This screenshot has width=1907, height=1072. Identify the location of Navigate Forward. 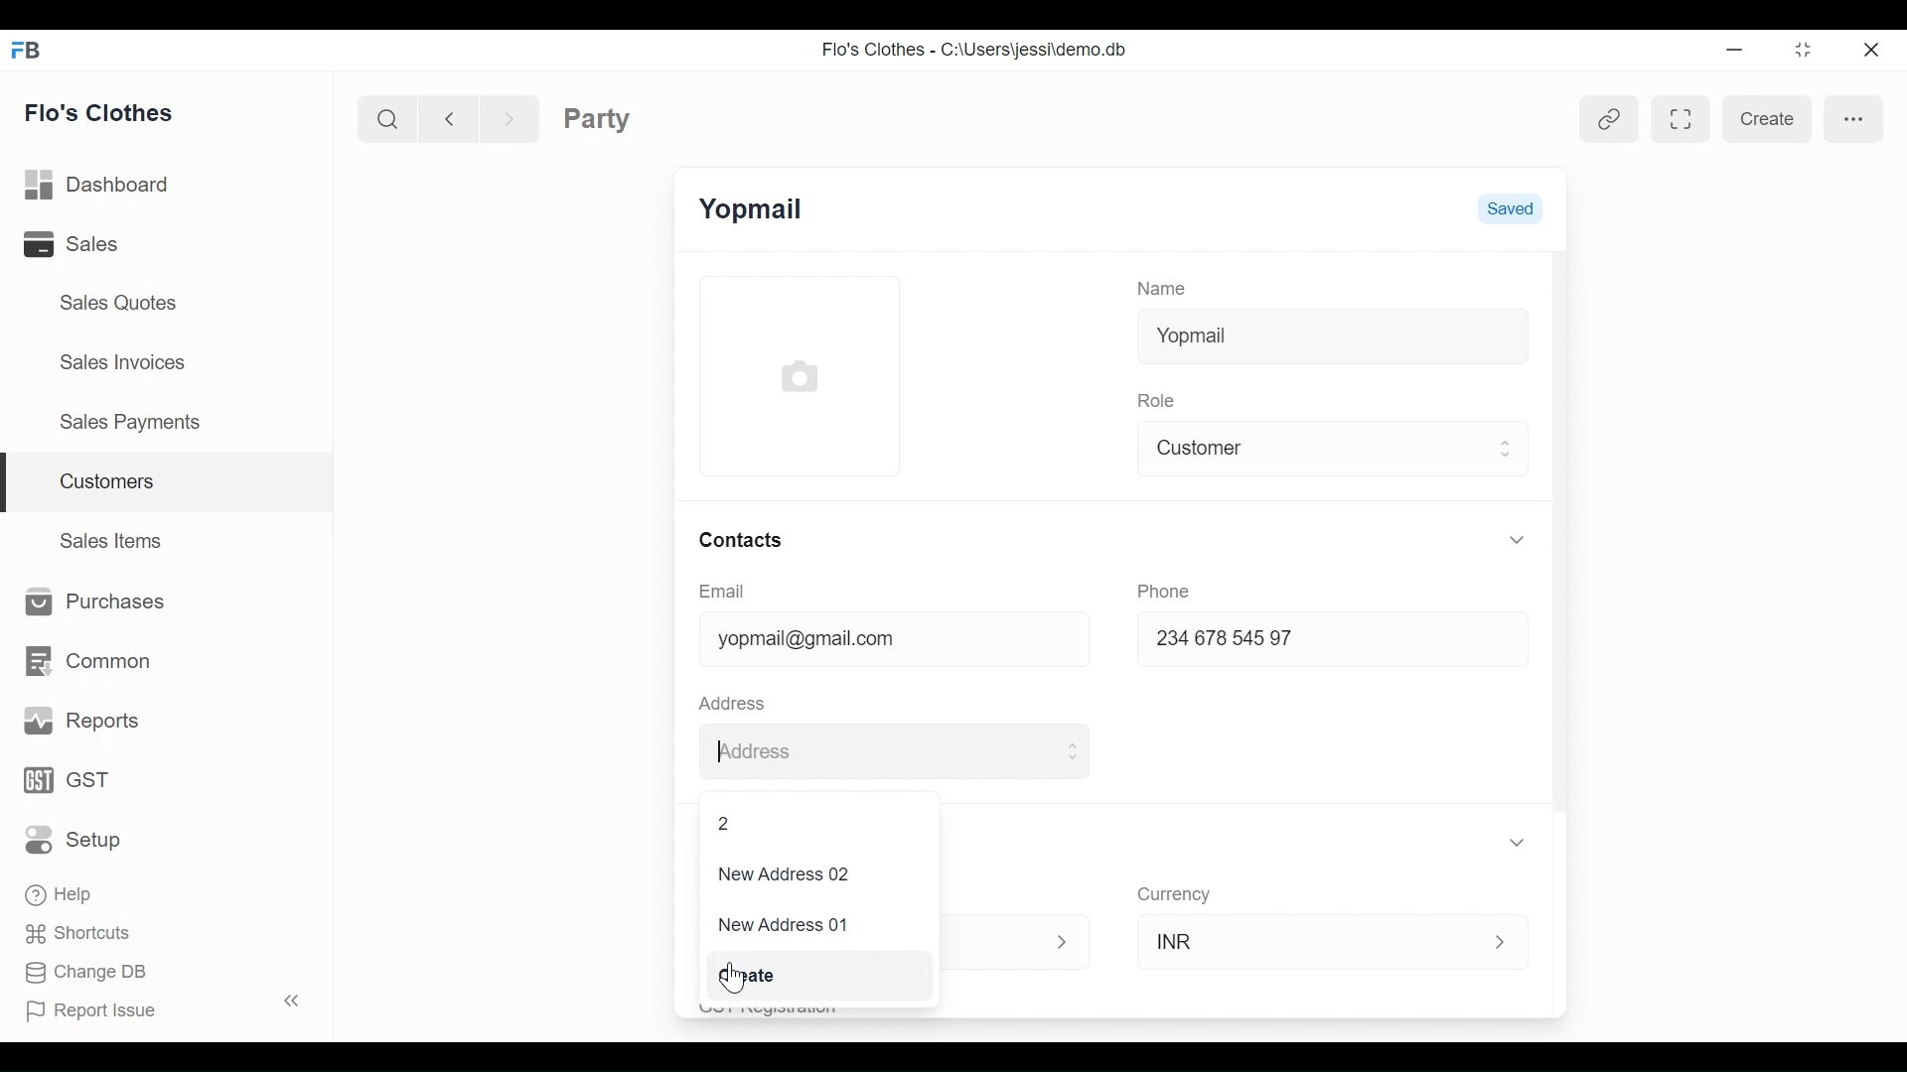
(510, 116).